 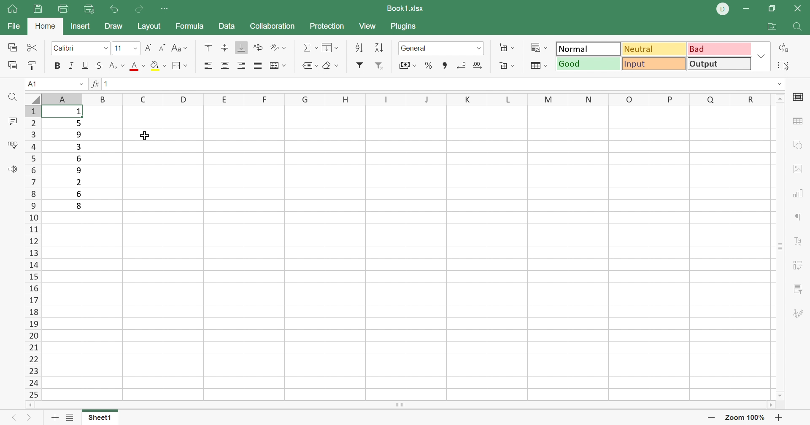 What do you see at coordinates (180, 47) in the screenshot?
I see `Change case` at bounding box center [180, 47].